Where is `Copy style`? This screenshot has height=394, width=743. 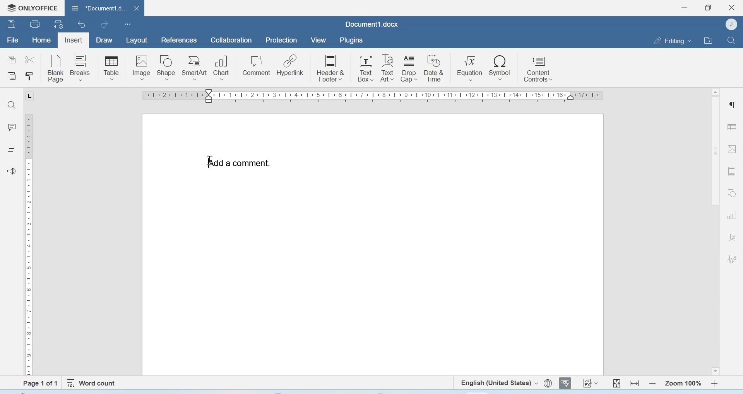
Copy style is located at coordinates (29, 76).